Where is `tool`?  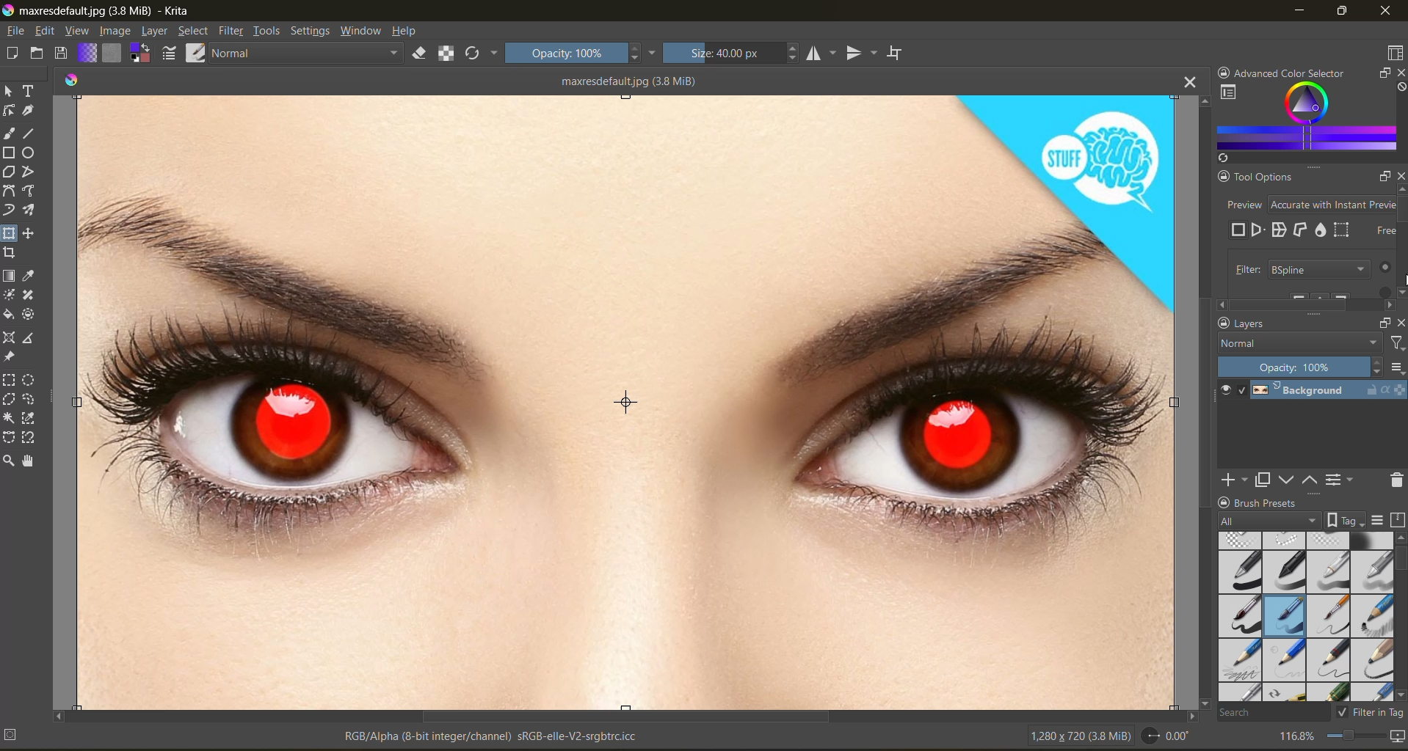
tool is located at coordinates (32, 133).